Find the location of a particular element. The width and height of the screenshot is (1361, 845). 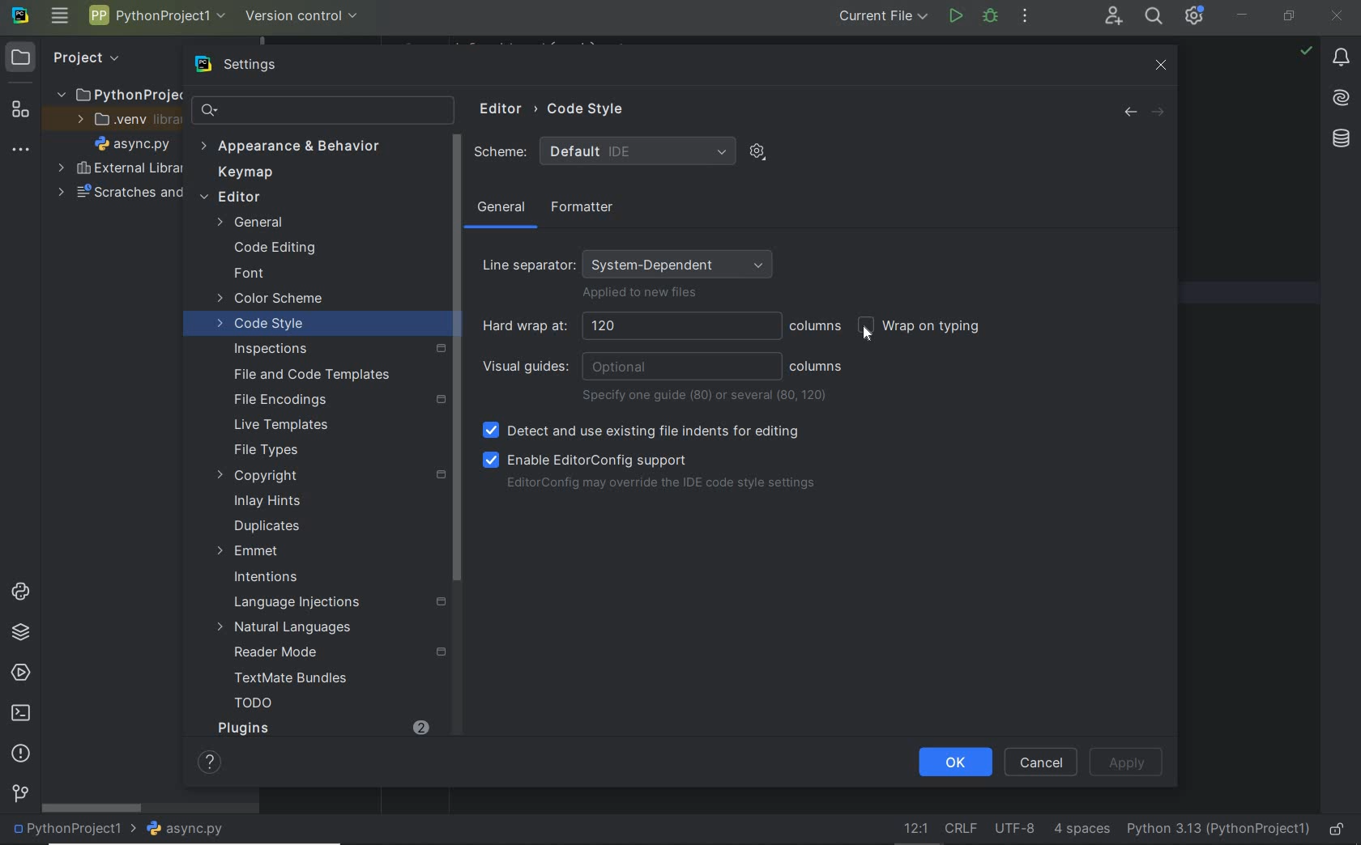

settings is located at coordinates (257, 65).